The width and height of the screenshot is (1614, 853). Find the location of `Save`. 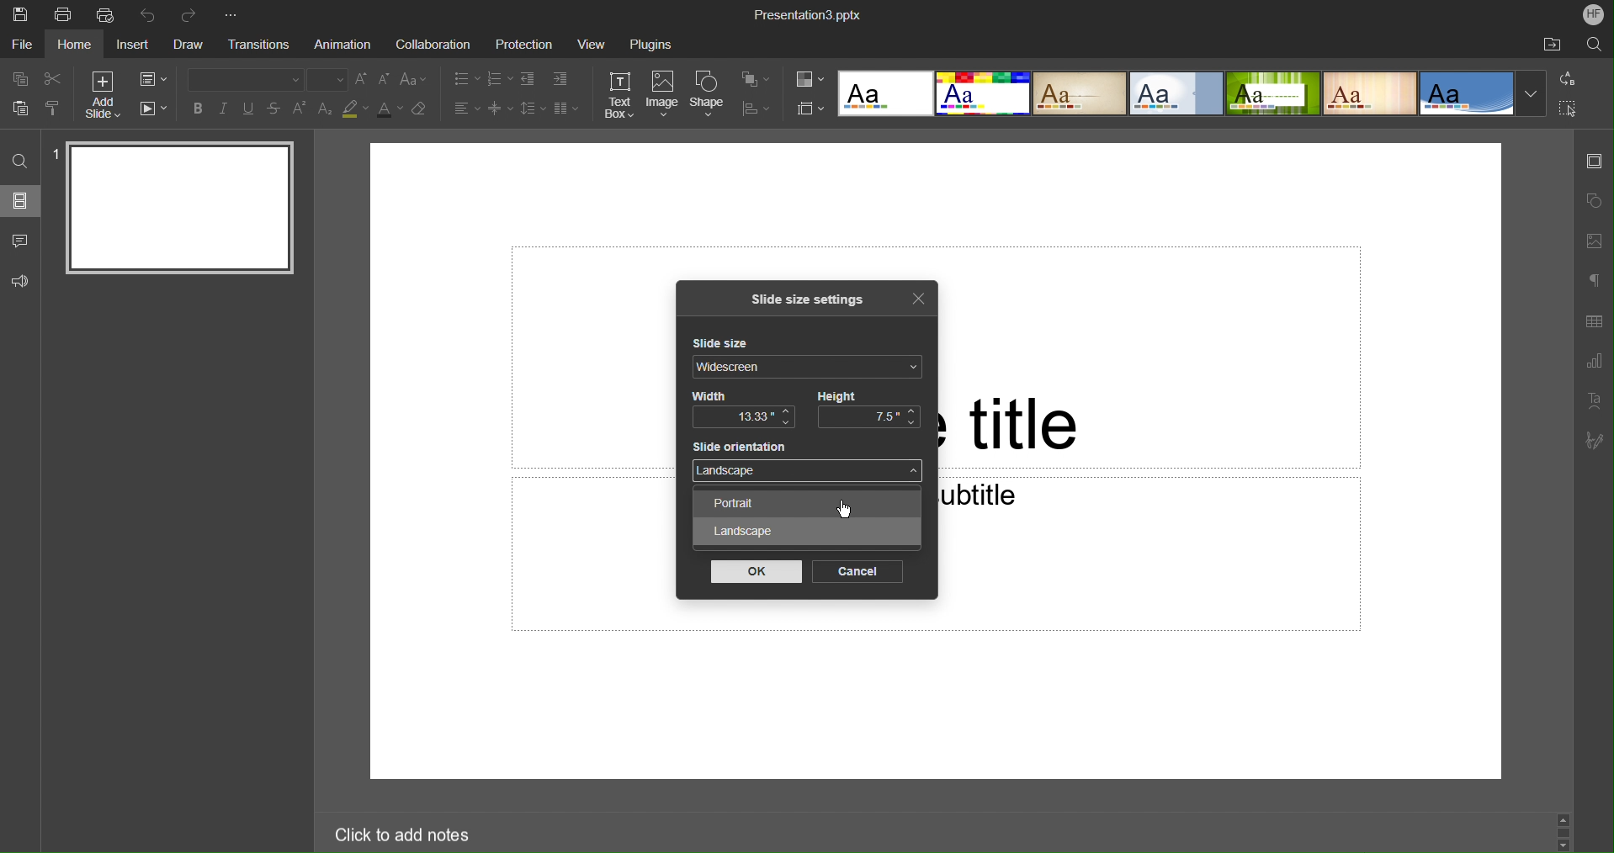

Save is located at coordinates (22, 14).